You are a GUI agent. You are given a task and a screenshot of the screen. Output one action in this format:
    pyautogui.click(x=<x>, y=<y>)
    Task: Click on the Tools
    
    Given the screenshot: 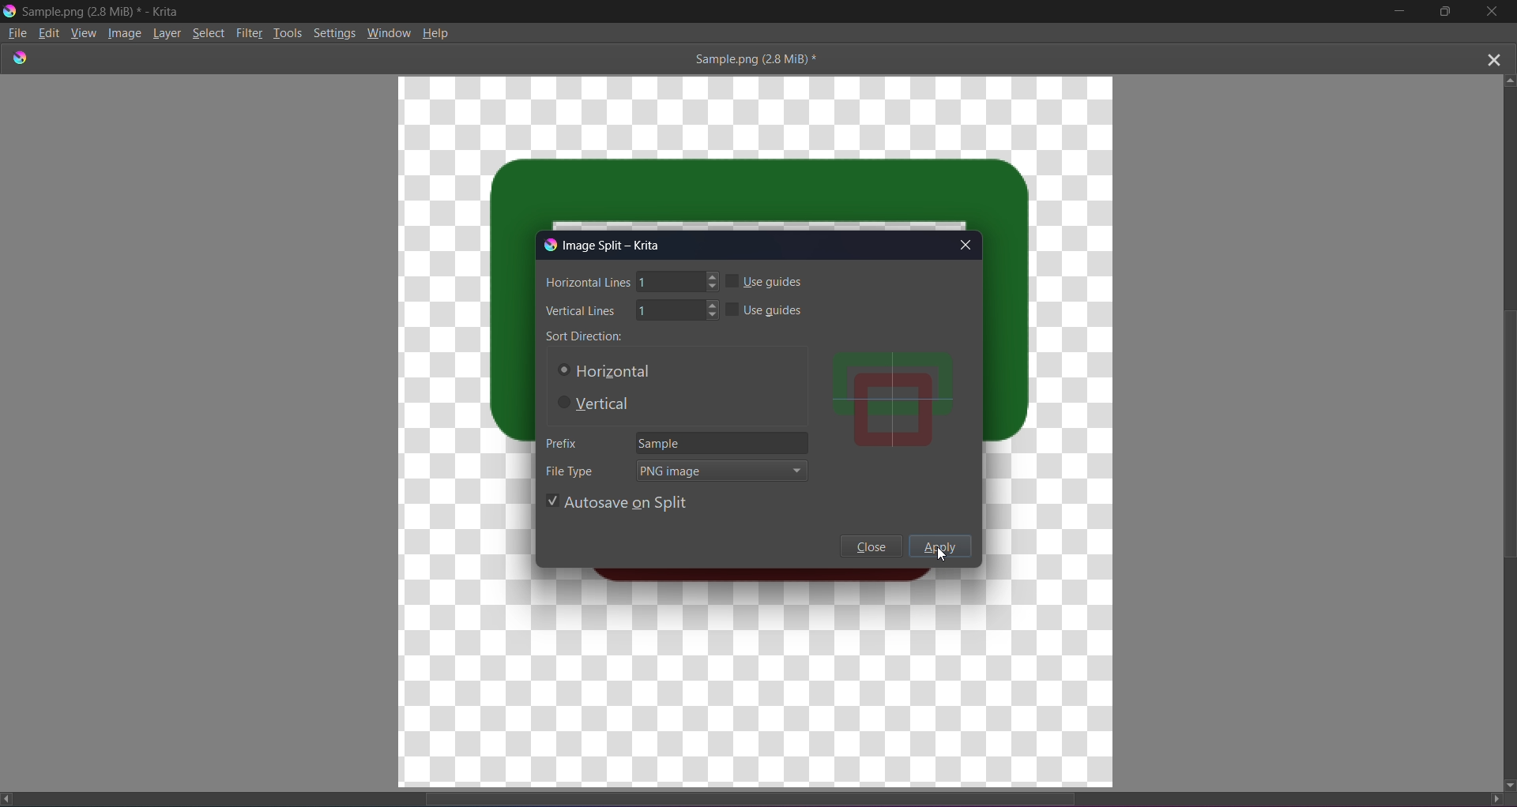 What is the action you would take?
    pyautogui.click(x=289, y=32)
    